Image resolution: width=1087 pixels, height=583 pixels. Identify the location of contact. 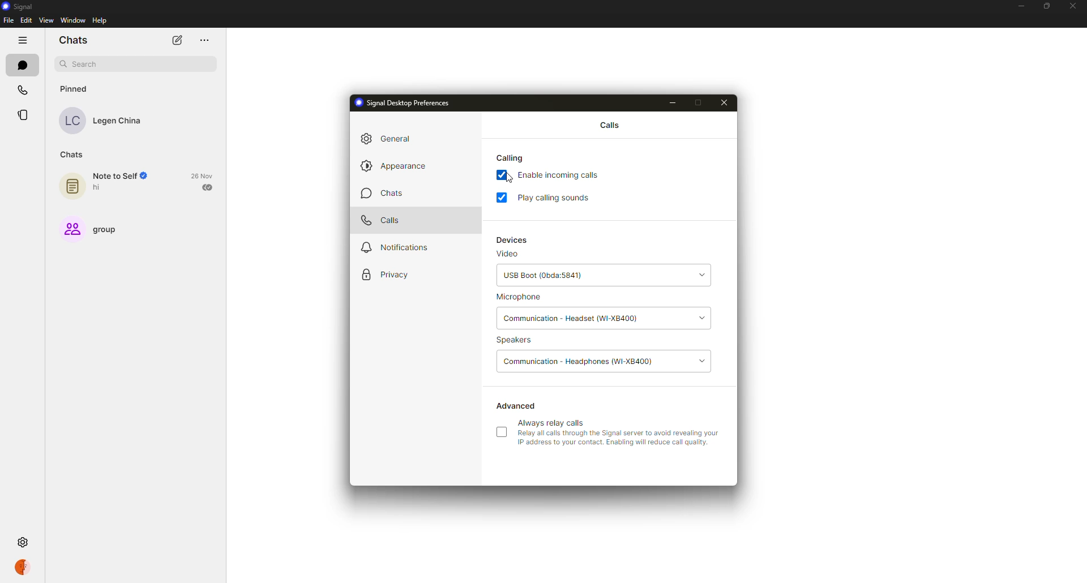
(101, 119).